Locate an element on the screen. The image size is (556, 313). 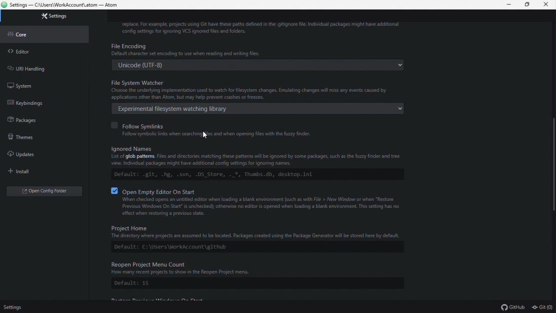
info about ignoring or replacing VCS files is located at coordinates (281, 27).